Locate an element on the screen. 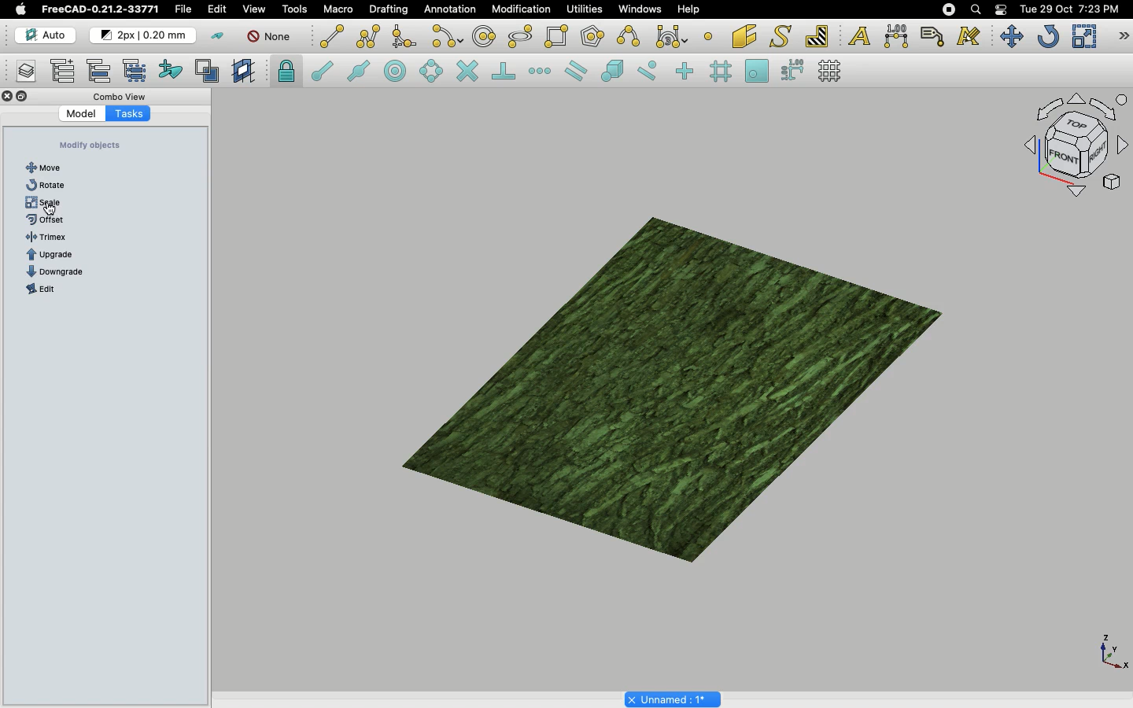  Axis is located at coordinates (1111, 651).